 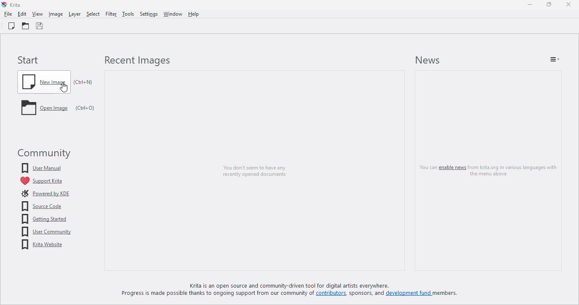 I want to click on layer, so click(x=74, y=14).